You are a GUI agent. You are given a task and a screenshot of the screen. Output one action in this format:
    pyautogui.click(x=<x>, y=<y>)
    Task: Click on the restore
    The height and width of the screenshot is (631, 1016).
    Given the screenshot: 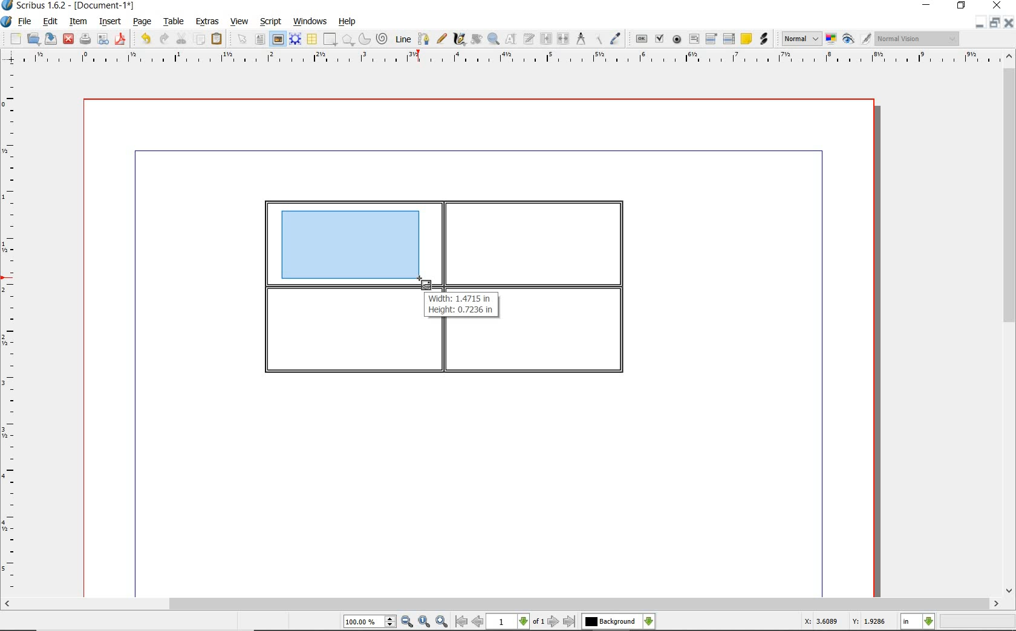 What is the action you would take?
    pyautogui.click(x=994, y=24)
    